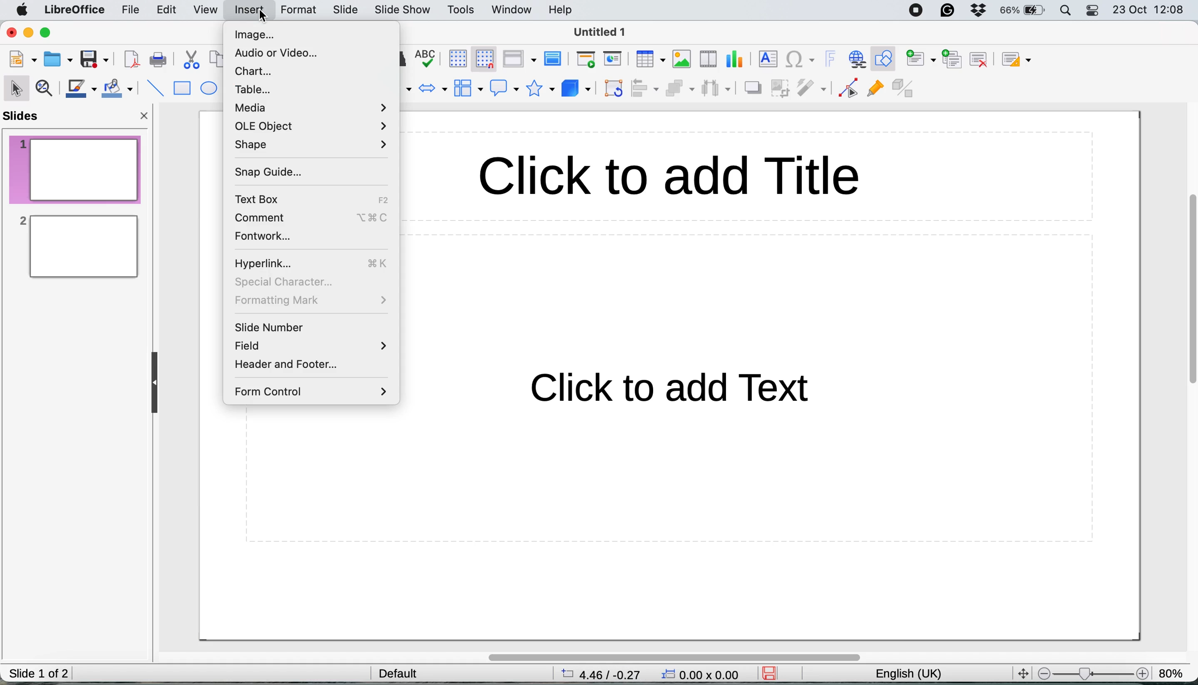 The height and width of the screenshot is (685, 1198). Describe the element at coordinates (267, 172) in the screenshot. I see `snap guide` at that location.